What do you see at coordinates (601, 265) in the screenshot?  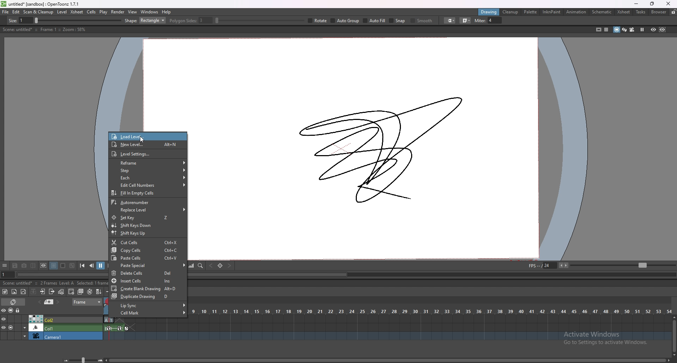 I see `fps` at bounding box center [601, 265].